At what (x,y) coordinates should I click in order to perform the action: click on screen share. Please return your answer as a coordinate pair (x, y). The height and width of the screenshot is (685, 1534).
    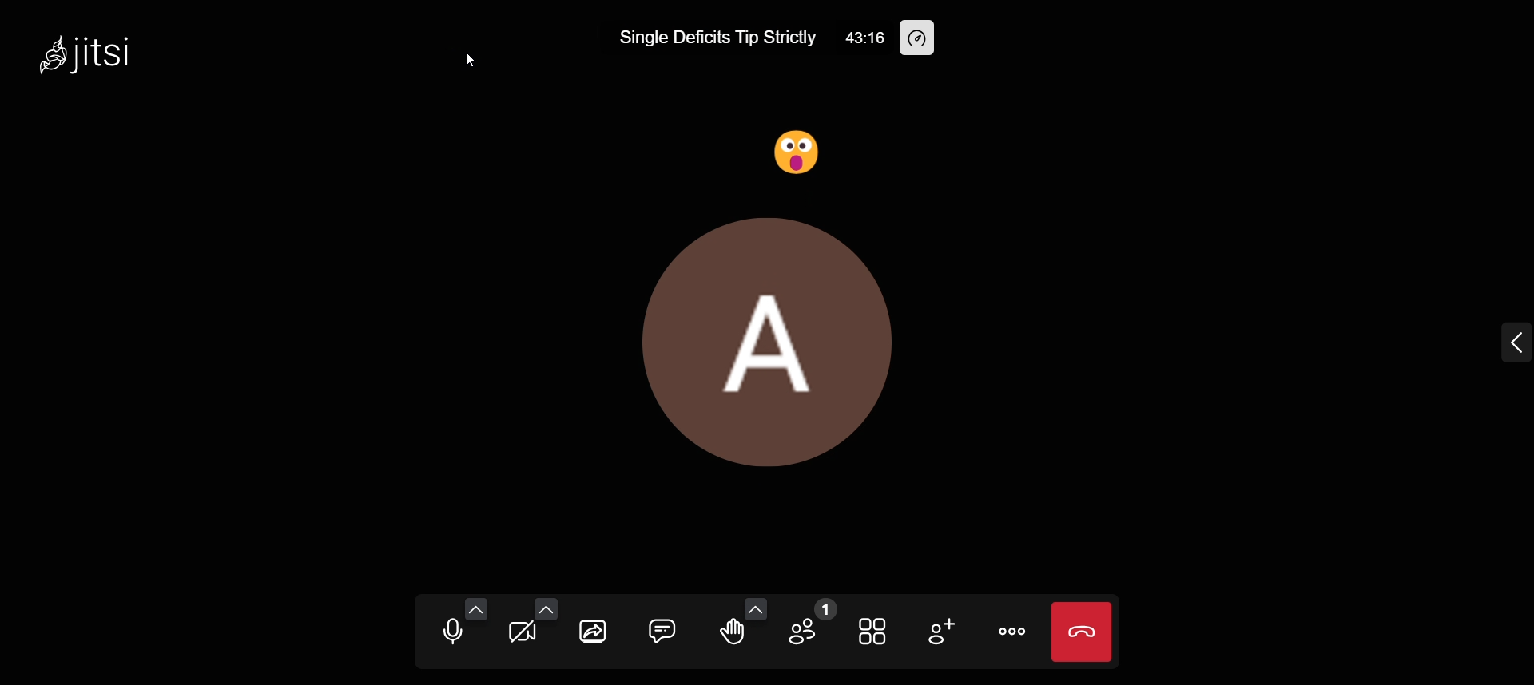
    Looking at the image, I should click on (594, 633).